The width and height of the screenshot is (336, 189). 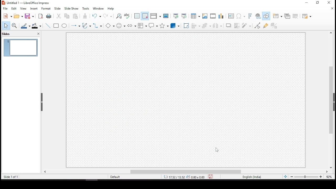 I want to click on align objects, so click(x=196, y=26).